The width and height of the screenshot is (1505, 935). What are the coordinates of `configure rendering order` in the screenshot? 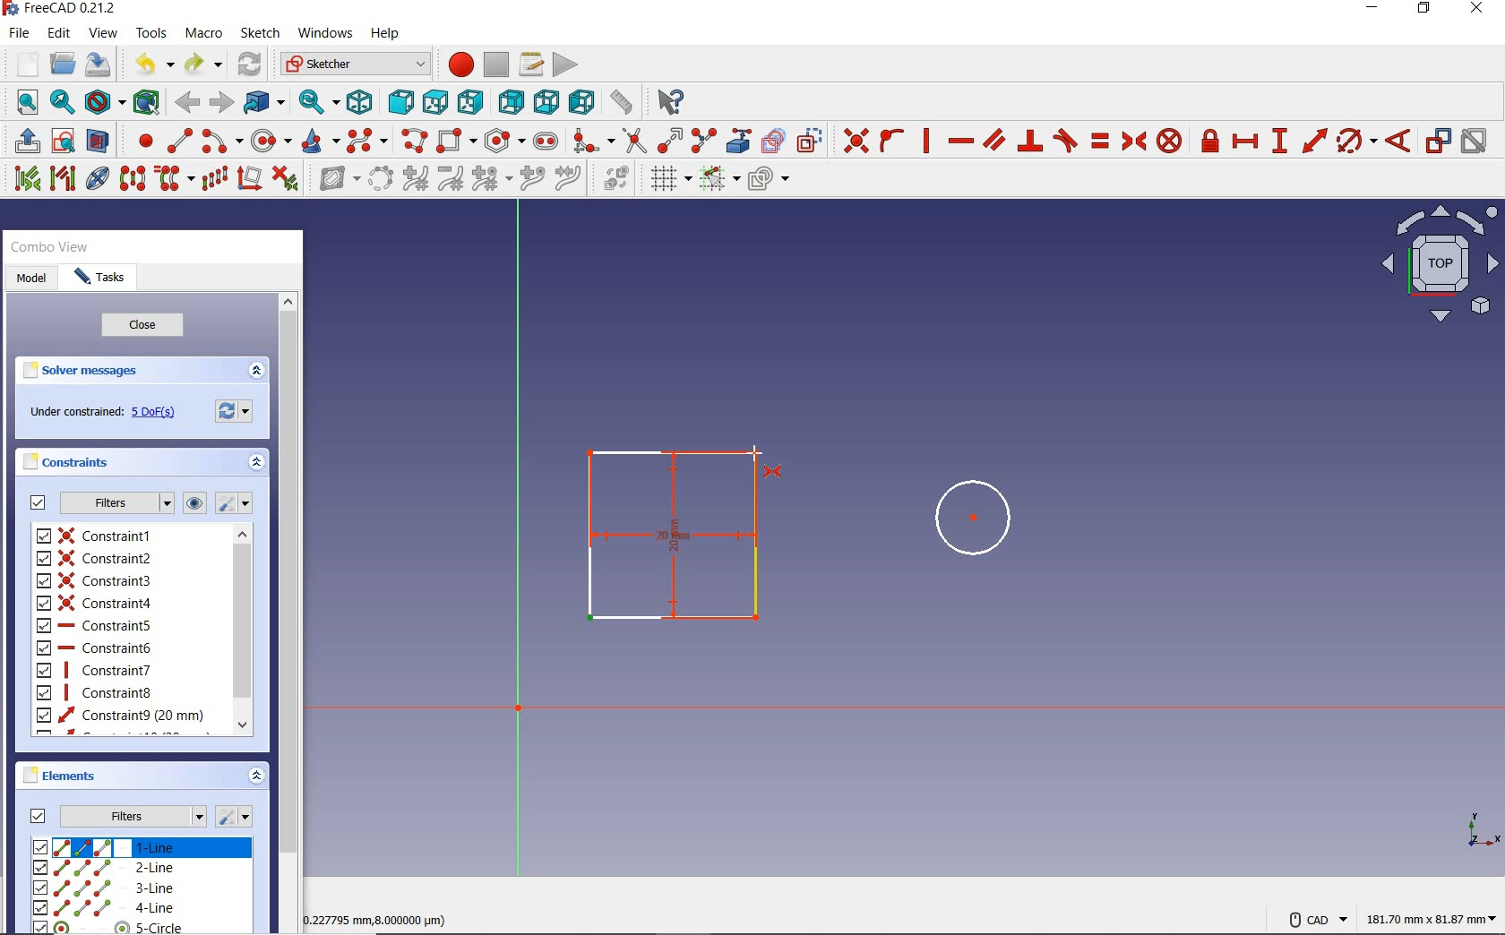 It's located at (768, 182).